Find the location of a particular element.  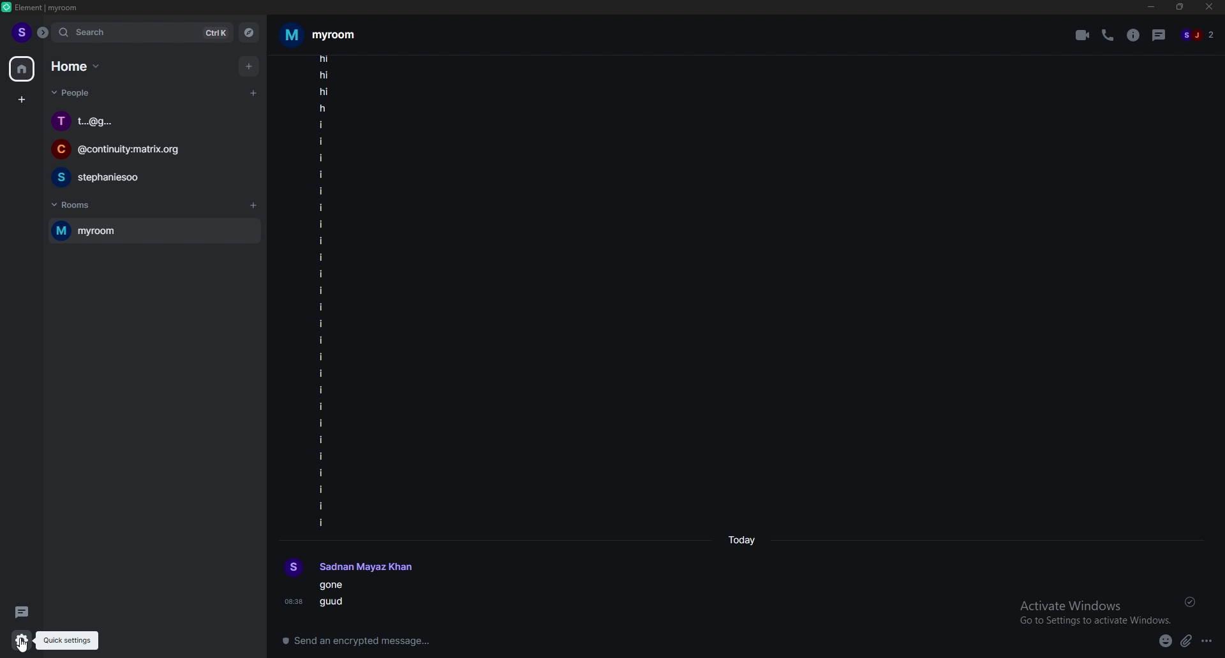

emoji is located at coordinates (1166, 641).